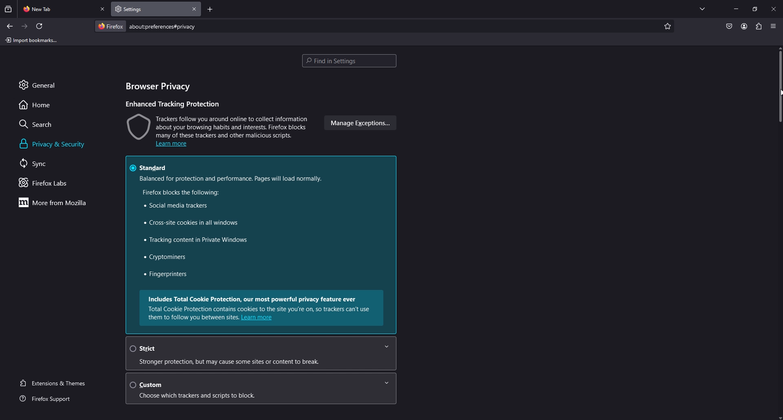 The height and width of the screenshot is (420, 783). What do you see at coordinates (137, 126) in the screenshot?
I see `shield logo` at bounding box center [137, 126].